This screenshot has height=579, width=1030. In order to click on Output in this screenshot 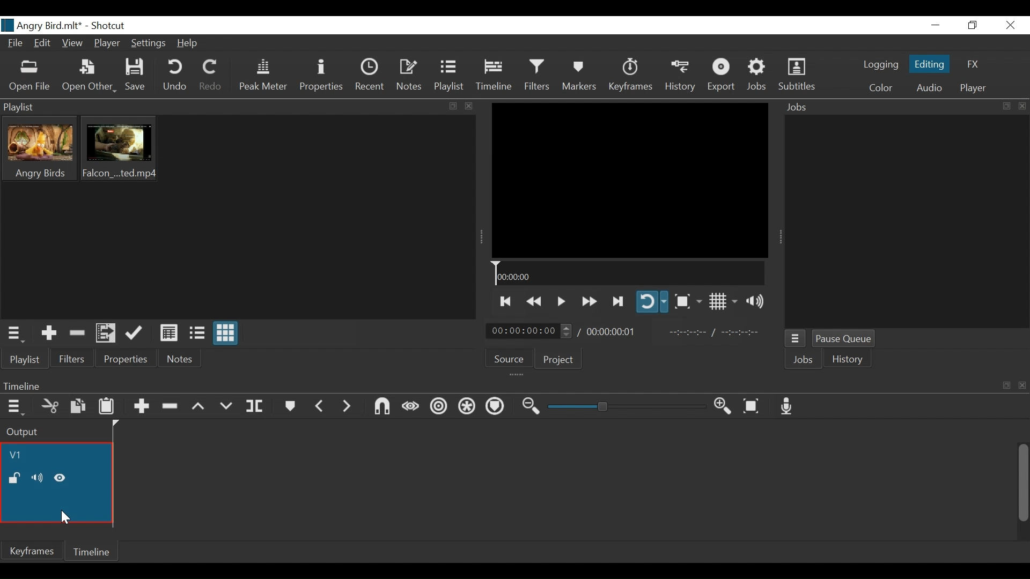, I will do `click(55, 432)`.